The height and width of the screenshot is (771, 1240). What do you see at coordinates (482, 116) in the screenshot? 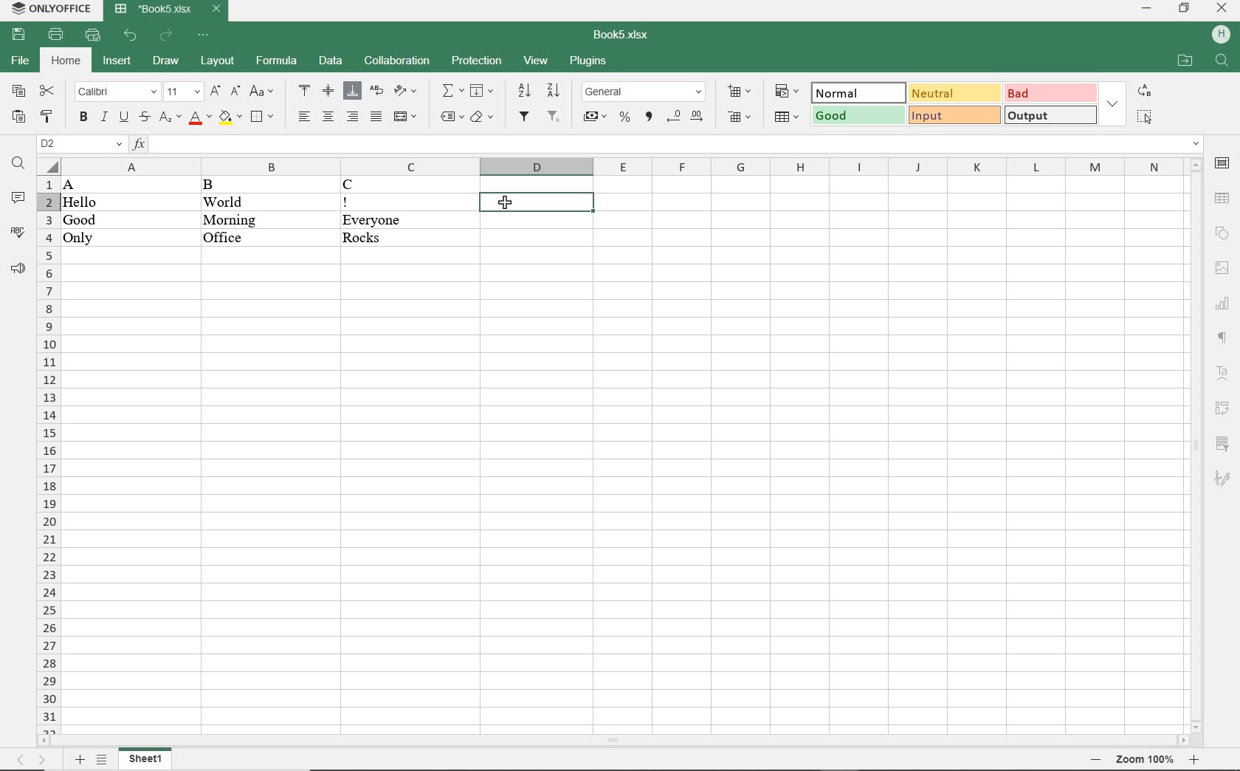
I see `CLEAR` at bounding box center [482, 116].